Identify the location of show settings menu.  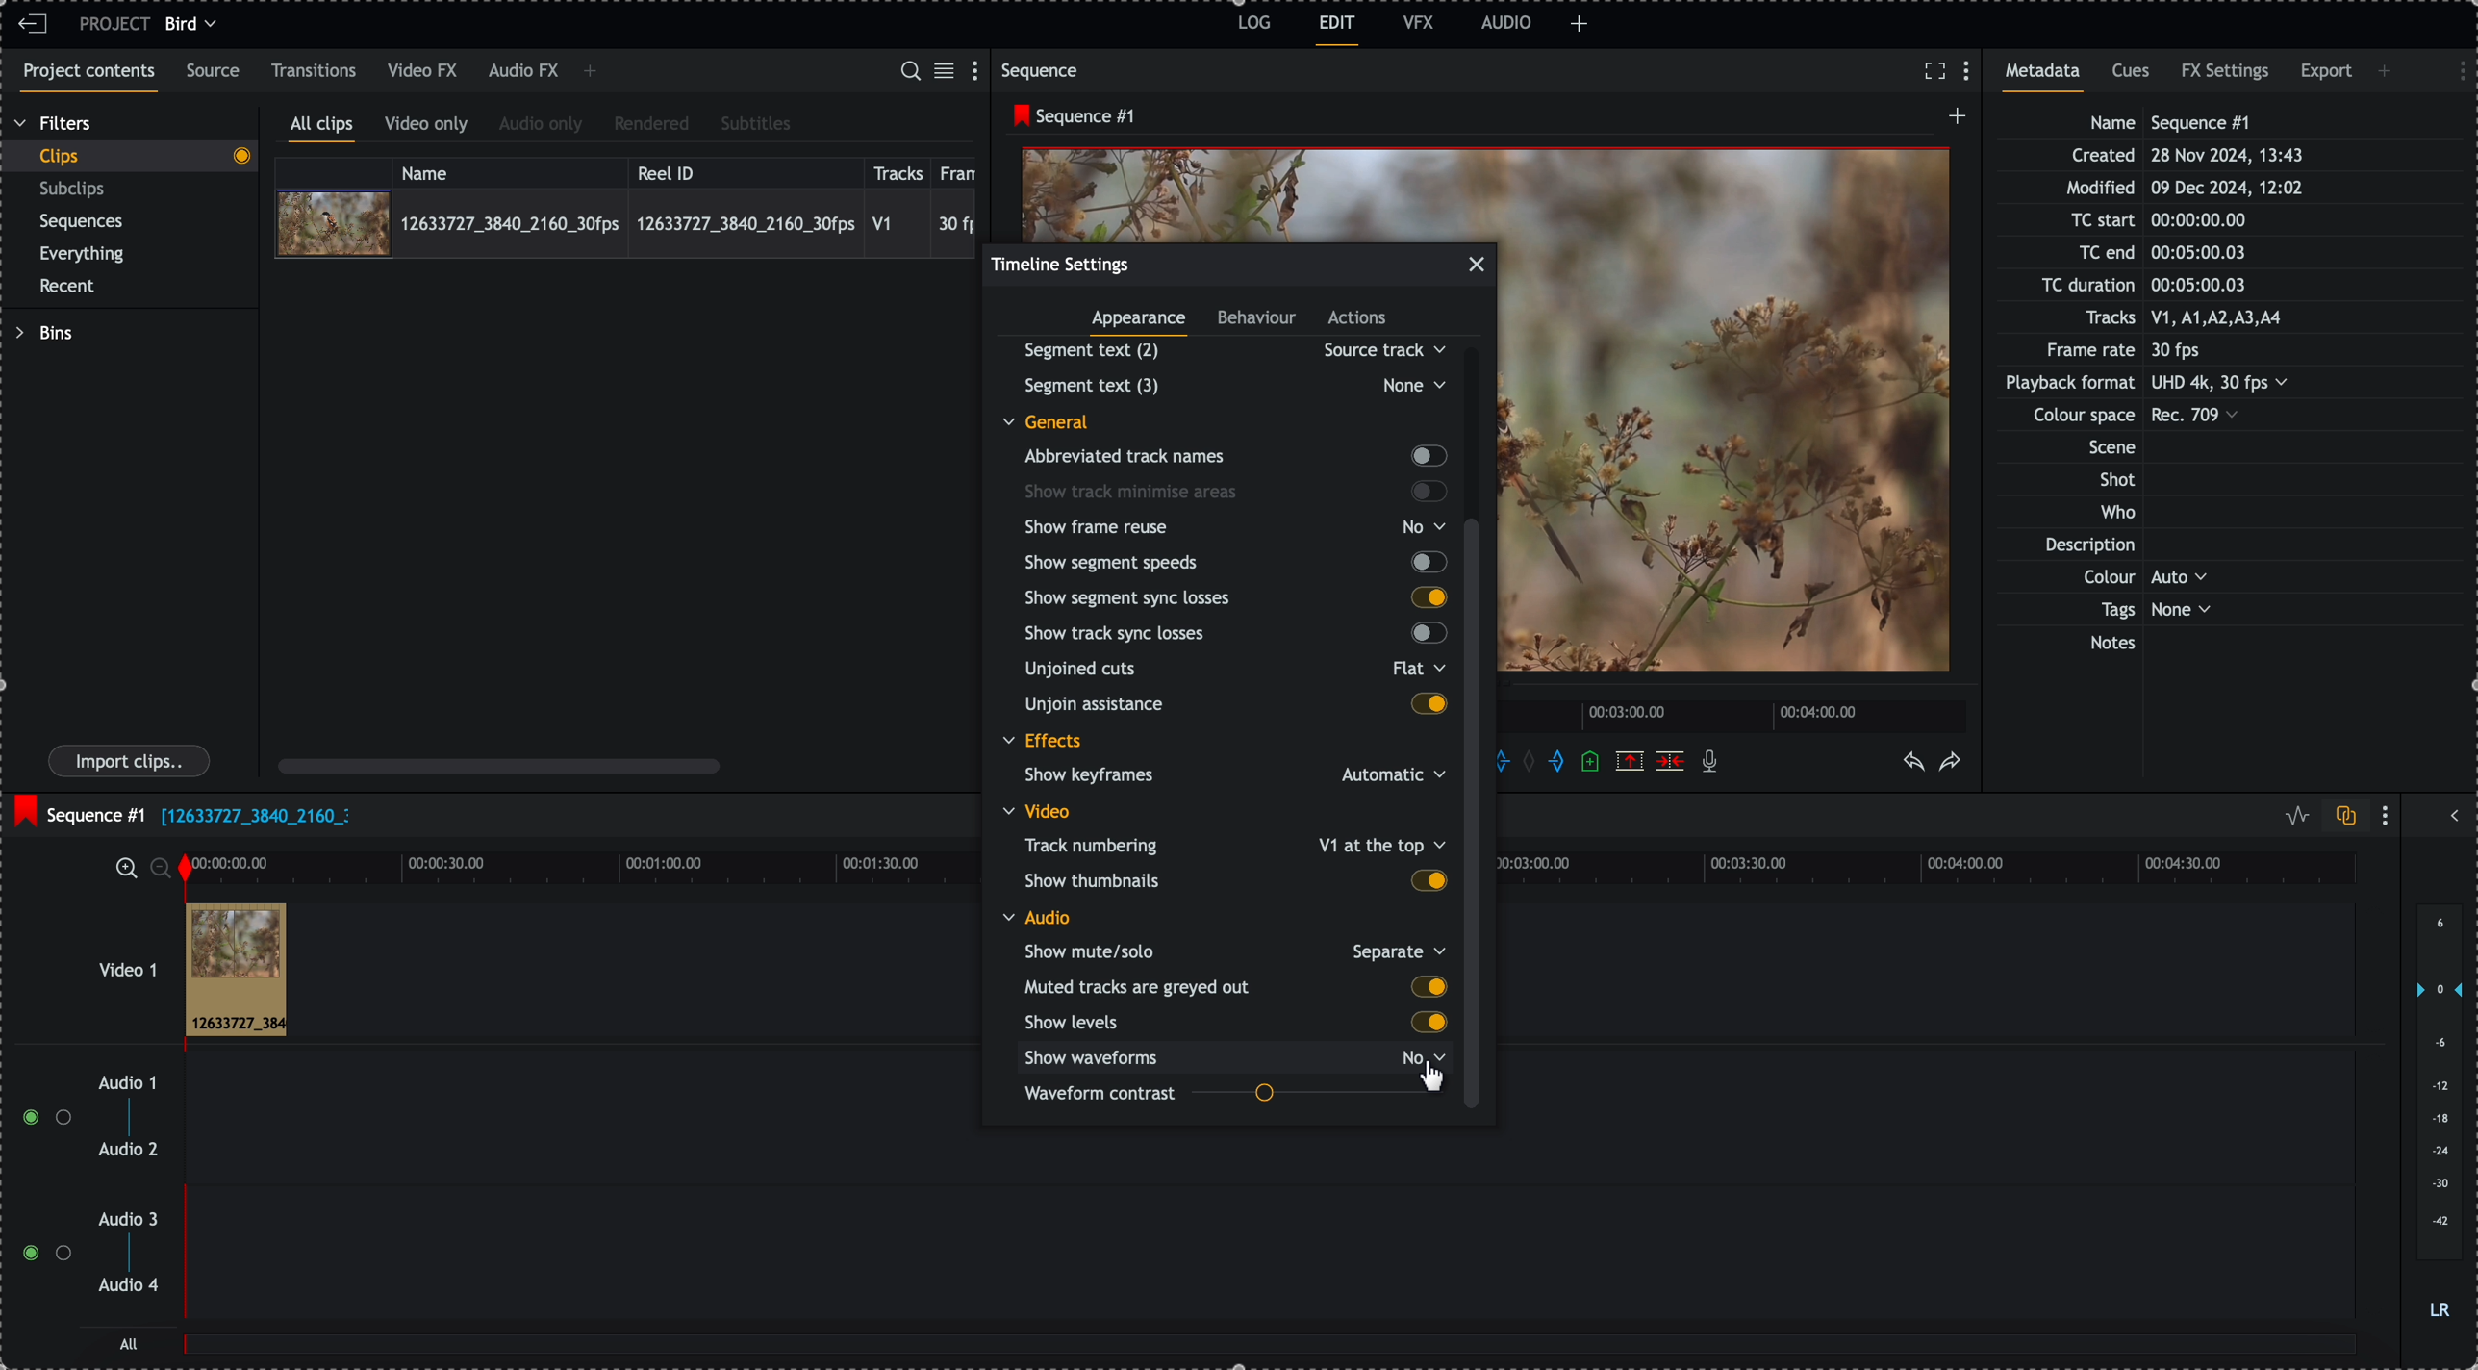
(2389, 815).